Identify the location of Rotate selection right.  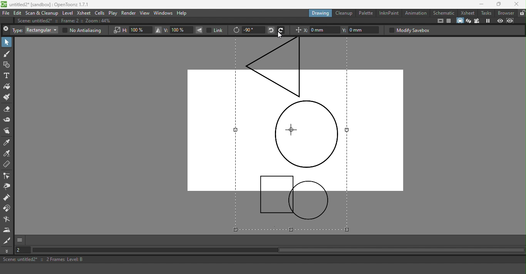
(281, 30).